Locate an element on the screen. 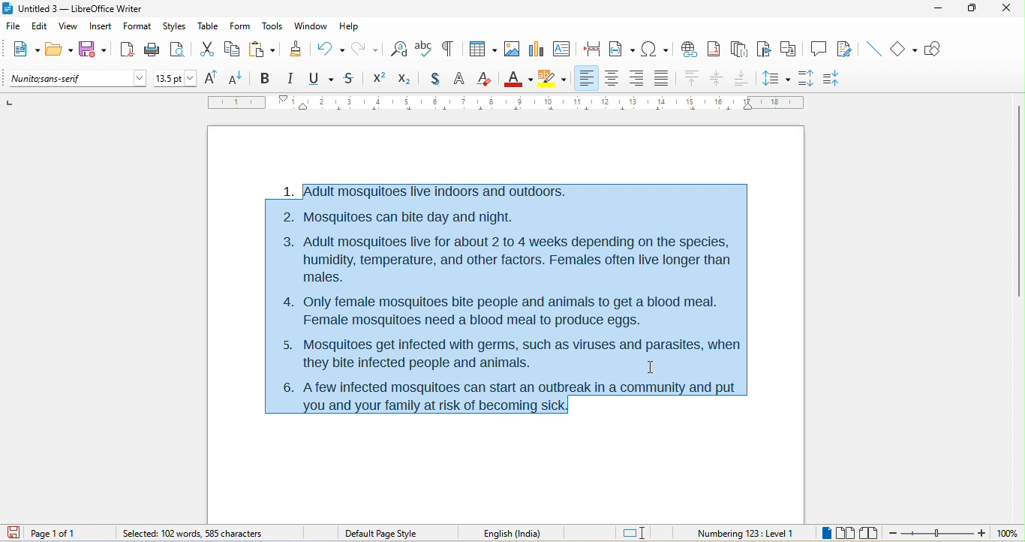 Image resolution: width=1025 pixels, height=542 pixels. format is located at coordinates (138, 27).